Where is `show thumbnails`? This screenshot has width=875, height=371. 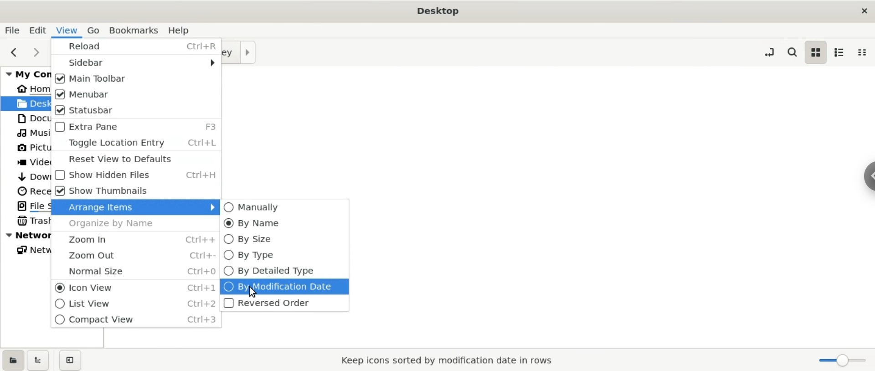
show thumbnails is located at coordinates (136, 192).